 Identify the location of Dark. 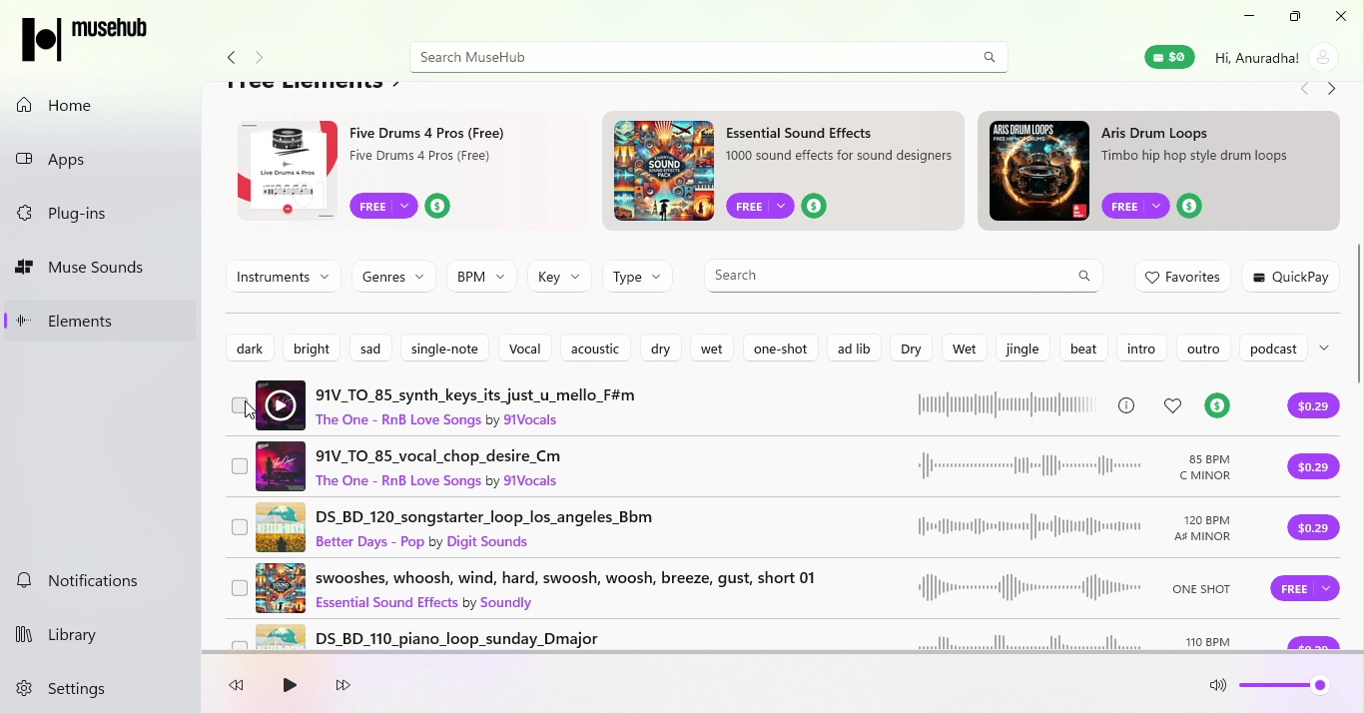
(248, 346).